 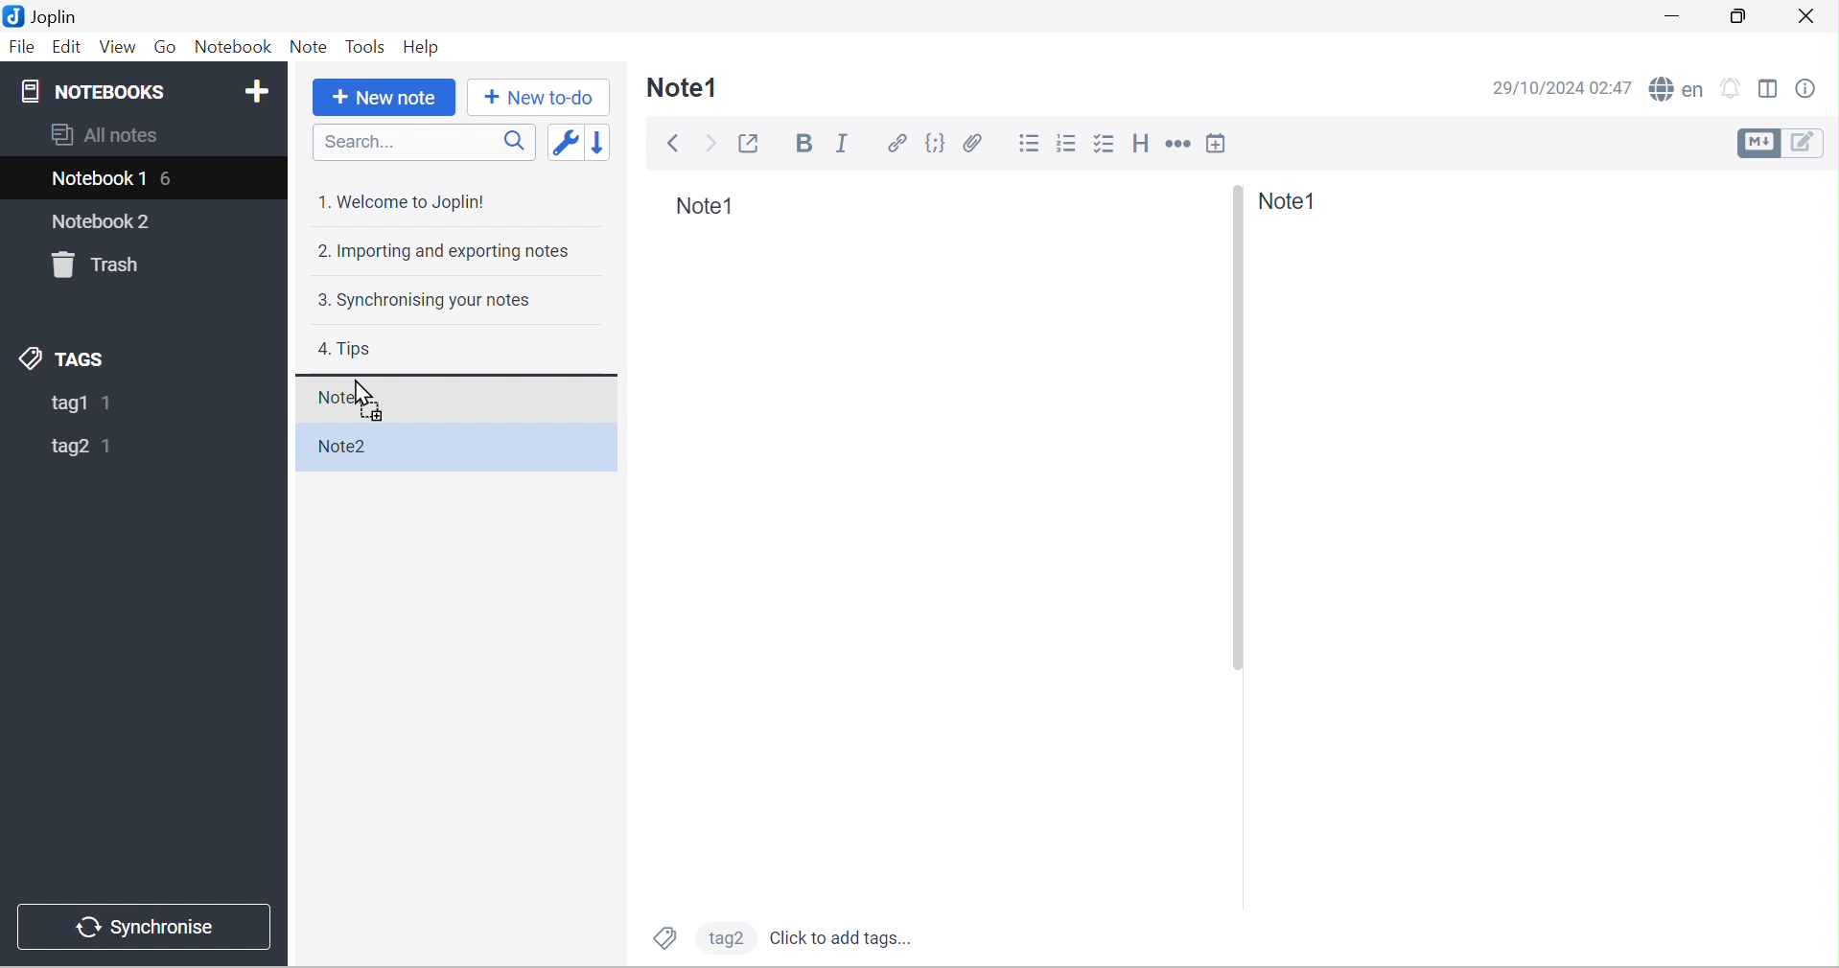 I want to click on Back, so click(x=673, y=143).